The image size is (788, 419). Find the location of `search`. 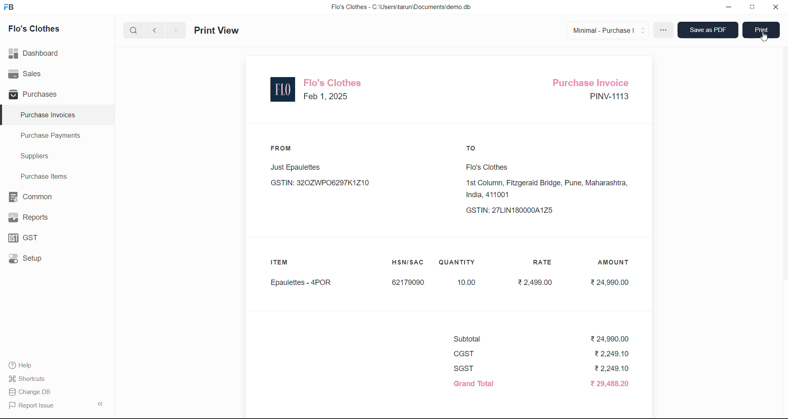

search is located at coordinates (135, 30).